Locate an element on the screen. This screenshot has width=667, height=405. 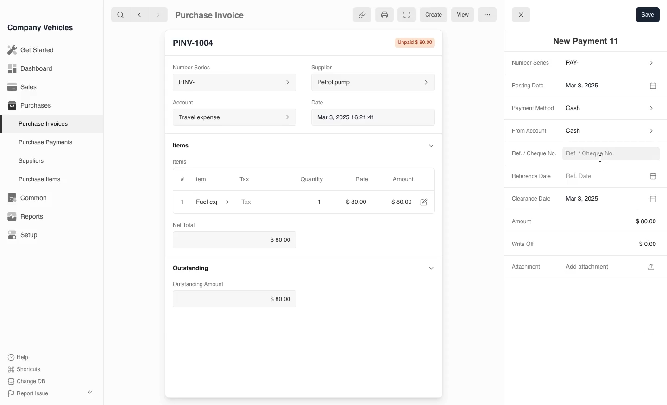
Sales is located at coordinates (23, 87).